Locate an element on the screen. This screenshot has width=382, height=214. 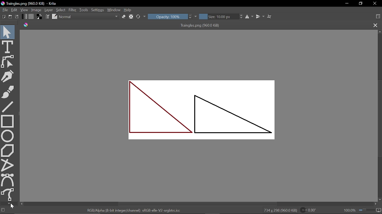
Text tool is located at coordinates (8, 46).